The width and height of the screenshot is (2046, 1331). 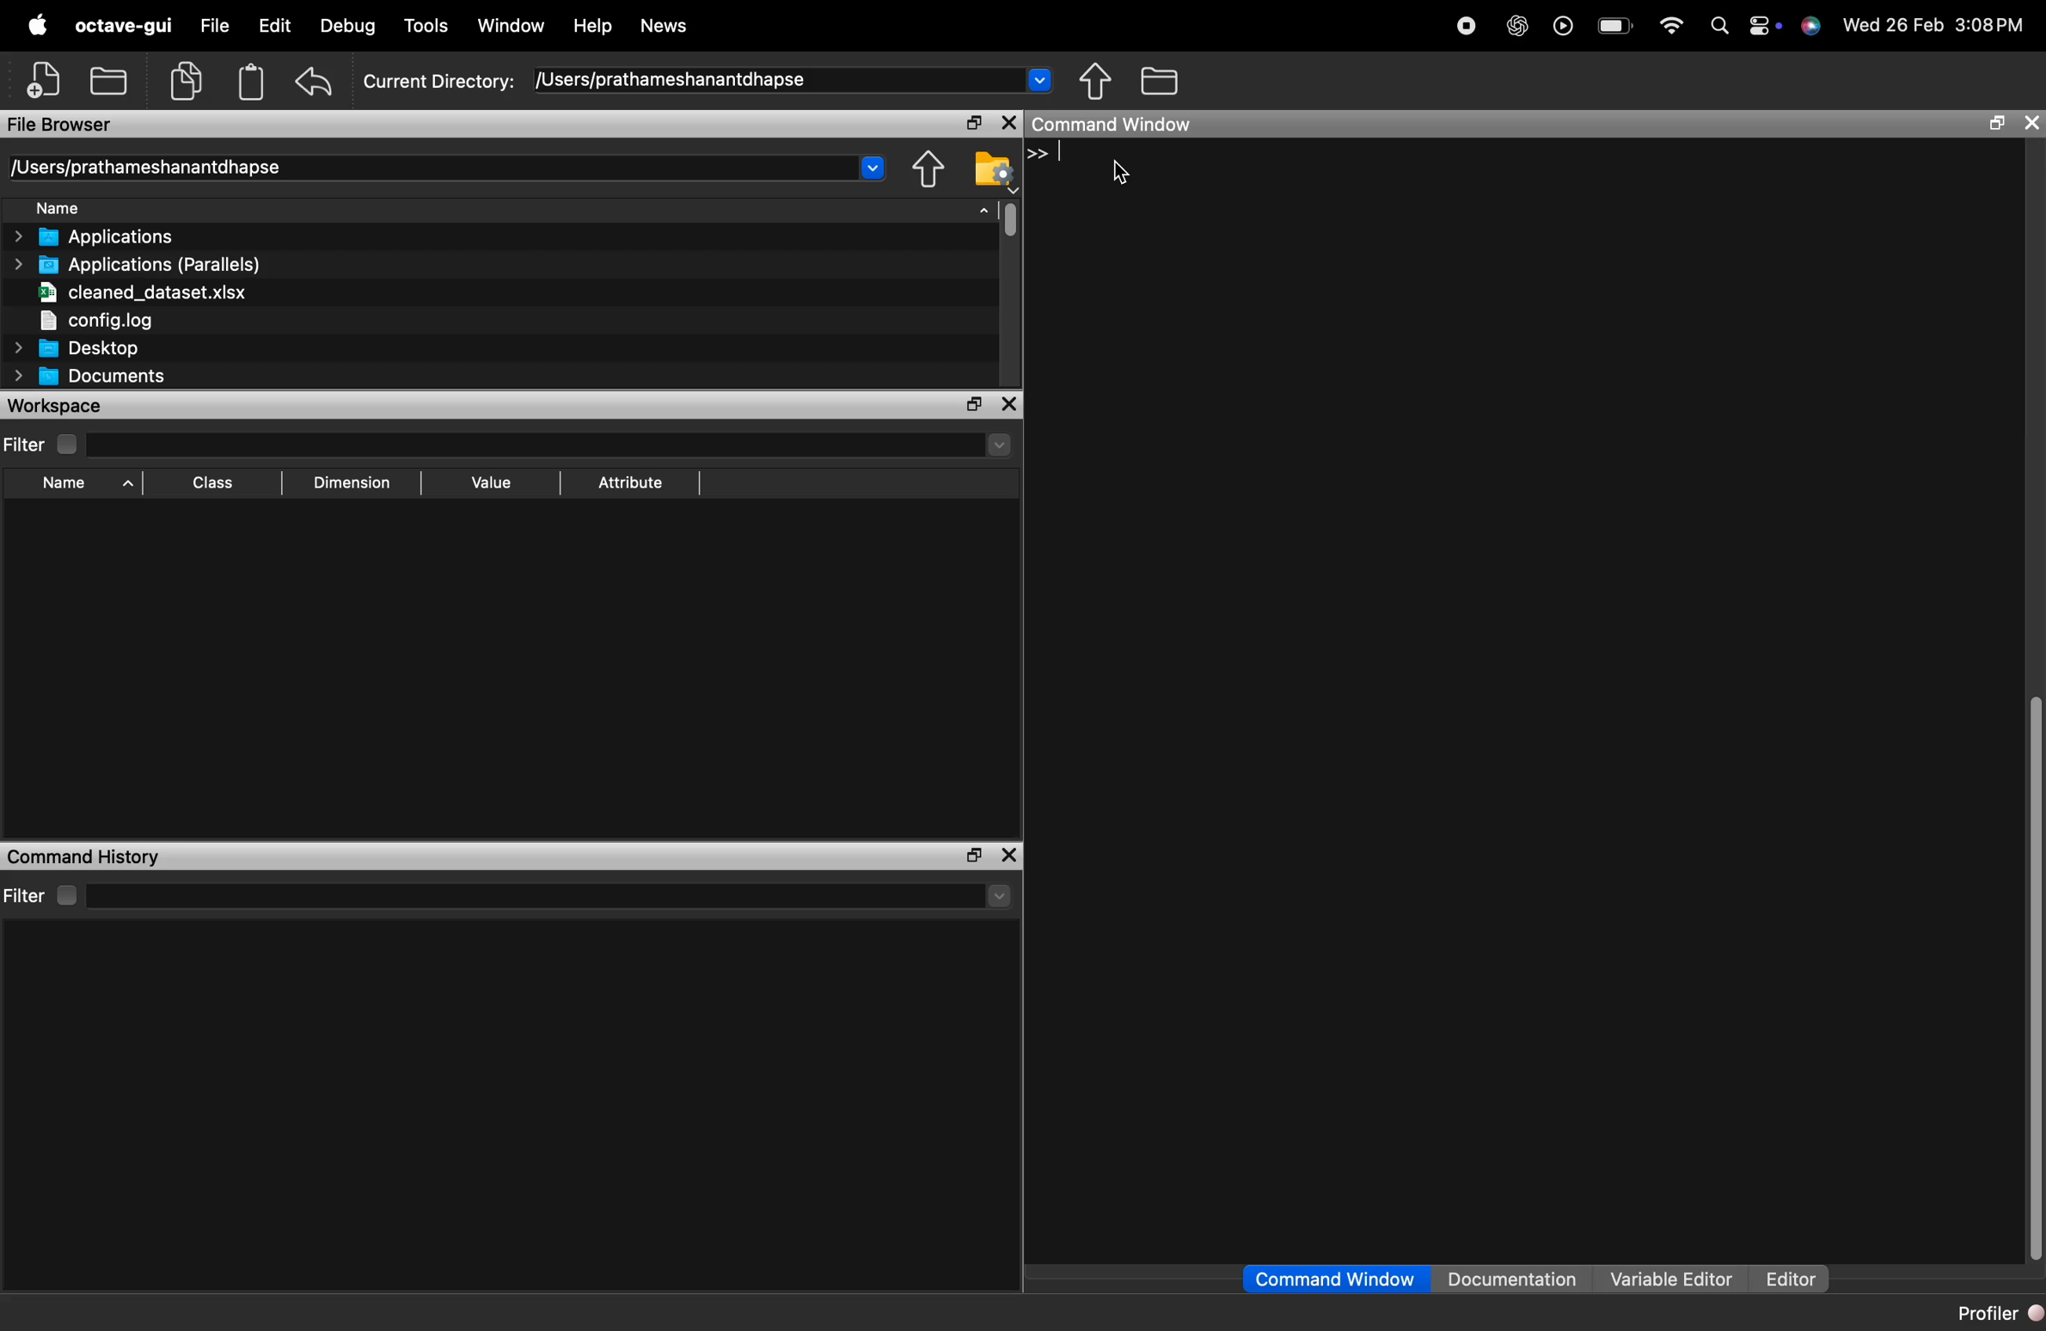 What do you see at coordinates (553, 445) in the screenshot?
I see `search here` at bounding box center [553, 445].